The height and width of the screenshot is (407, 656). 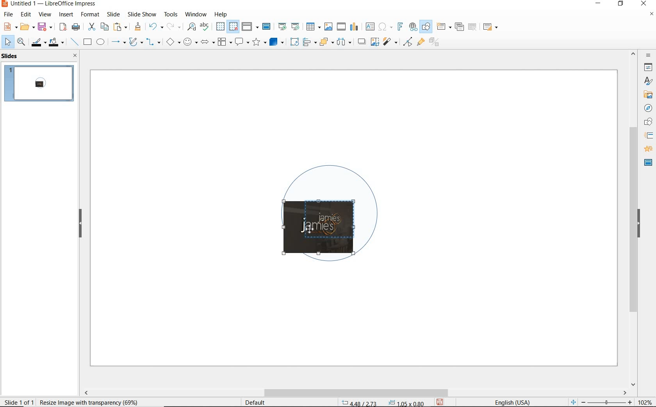 What do you see at coordinates (648, 162) in the screenshot?
I see `master slide` at bounding box center [648, 162].